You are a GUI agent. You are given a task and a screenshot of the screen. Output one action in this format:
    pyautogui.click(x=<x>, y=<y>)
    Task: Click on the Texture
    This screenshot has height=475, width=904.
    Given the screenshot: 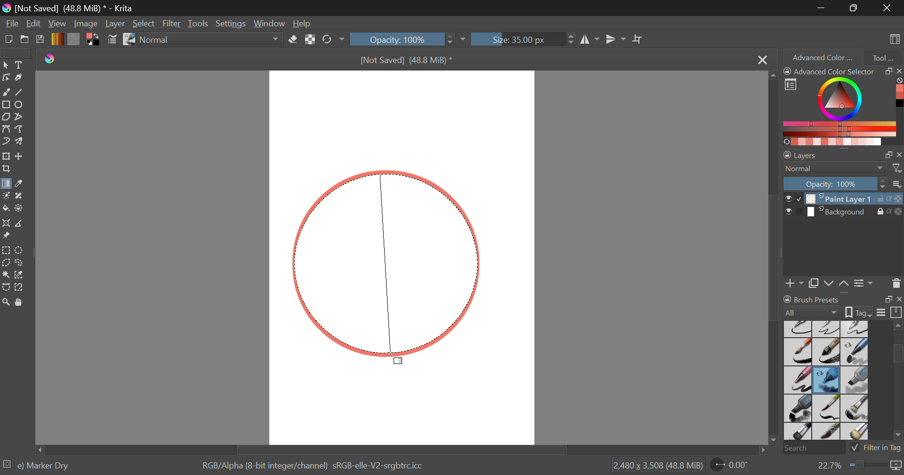 What is the action you would take?
    pyautogui.click(x=73, y=39)
    